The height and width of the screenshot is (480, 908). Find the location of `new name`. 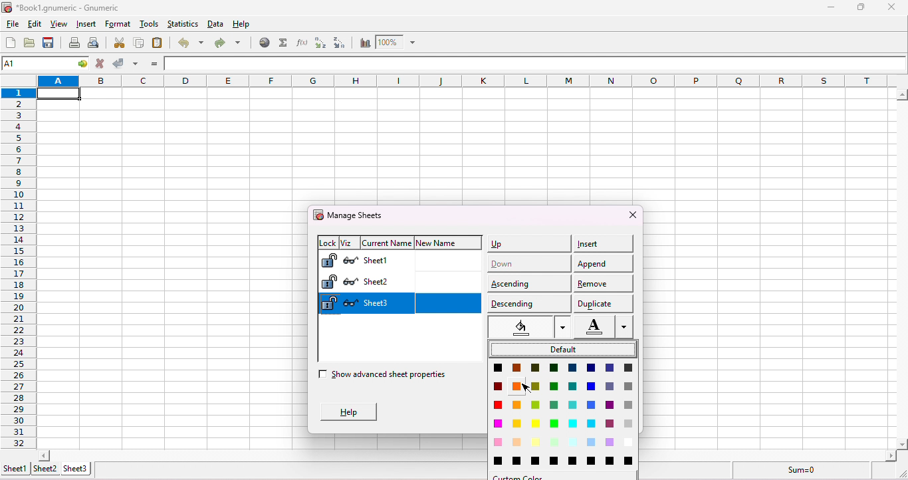

new name is located at coordinates (449, 244).